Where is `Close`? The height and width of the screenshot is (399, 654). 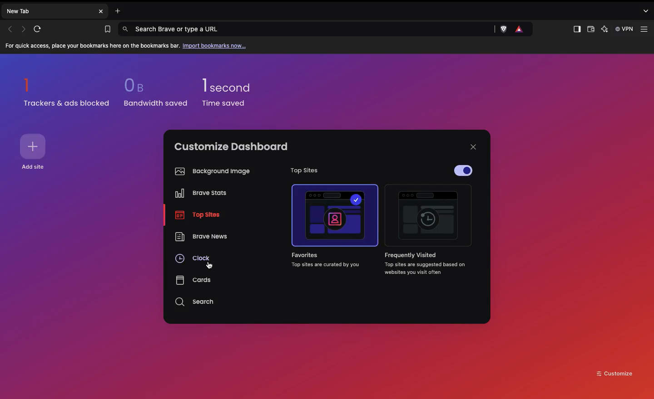
Close is located at coordinates (473, 147).